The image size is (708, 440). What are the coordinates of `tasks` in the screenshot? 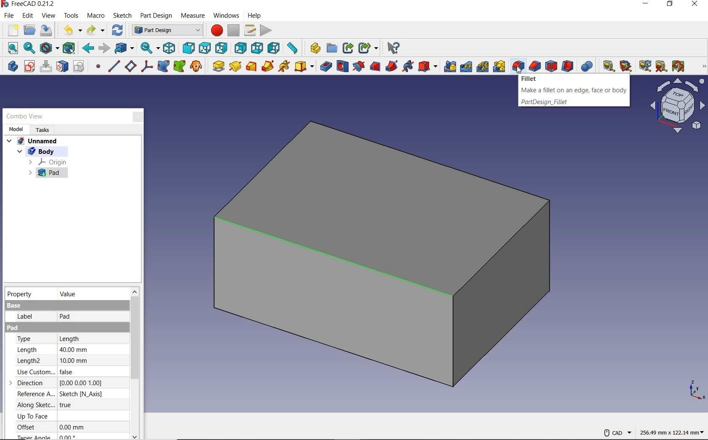 It's located at (43, 131).